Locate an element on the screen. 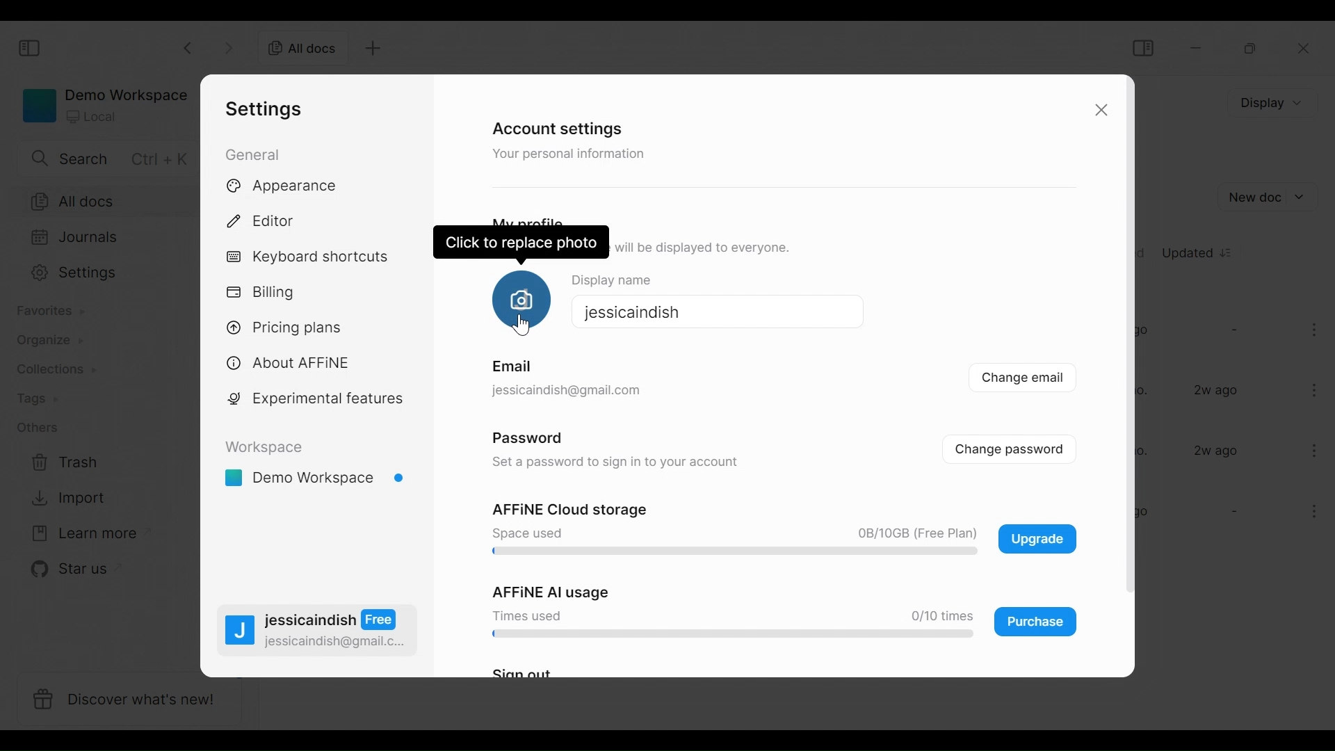 The image size is (1335, 751). Purchase is located at coordinates (1036, 622).